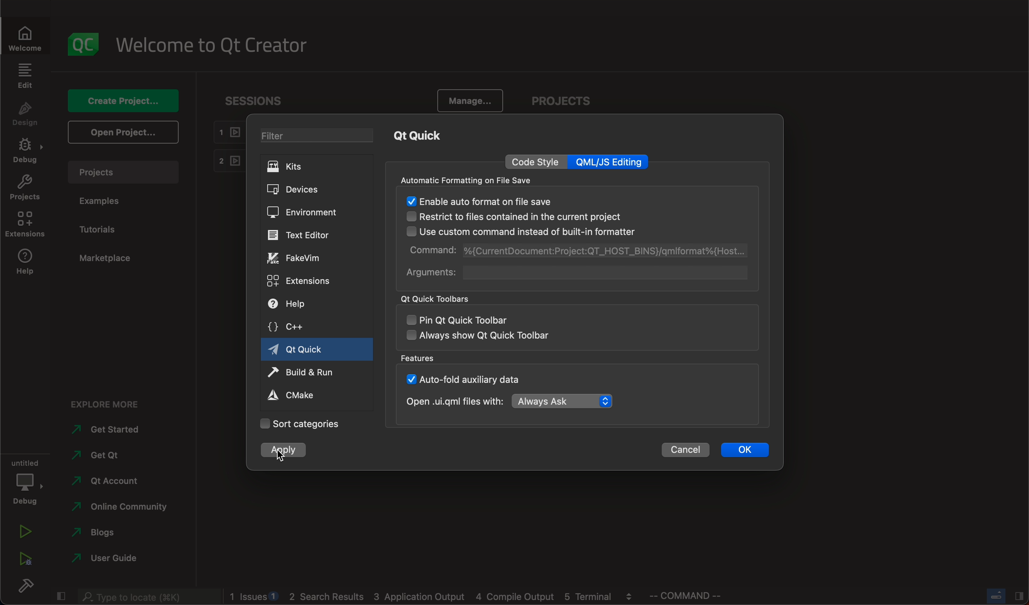  I want to click on categories, so click(304, 424).